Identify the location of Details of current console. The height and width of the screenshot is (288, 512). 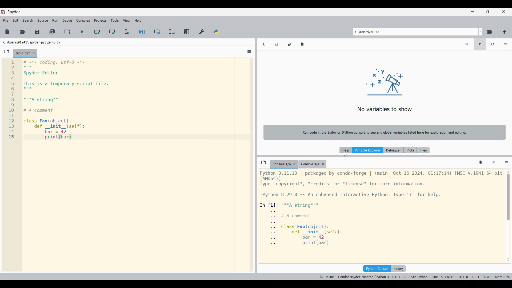
(381, 208).